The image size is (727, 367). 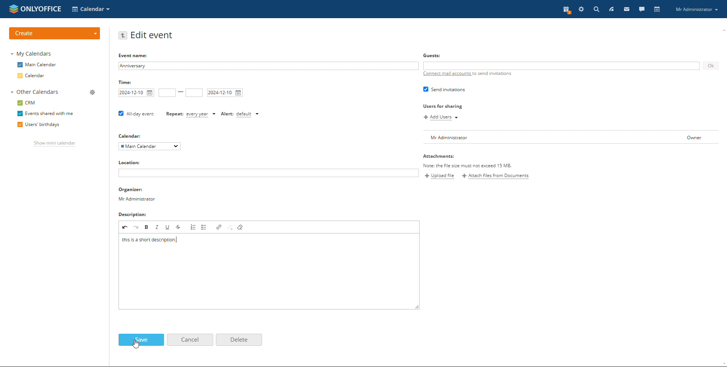 I want to click on start time, so click(x=167, y=93).